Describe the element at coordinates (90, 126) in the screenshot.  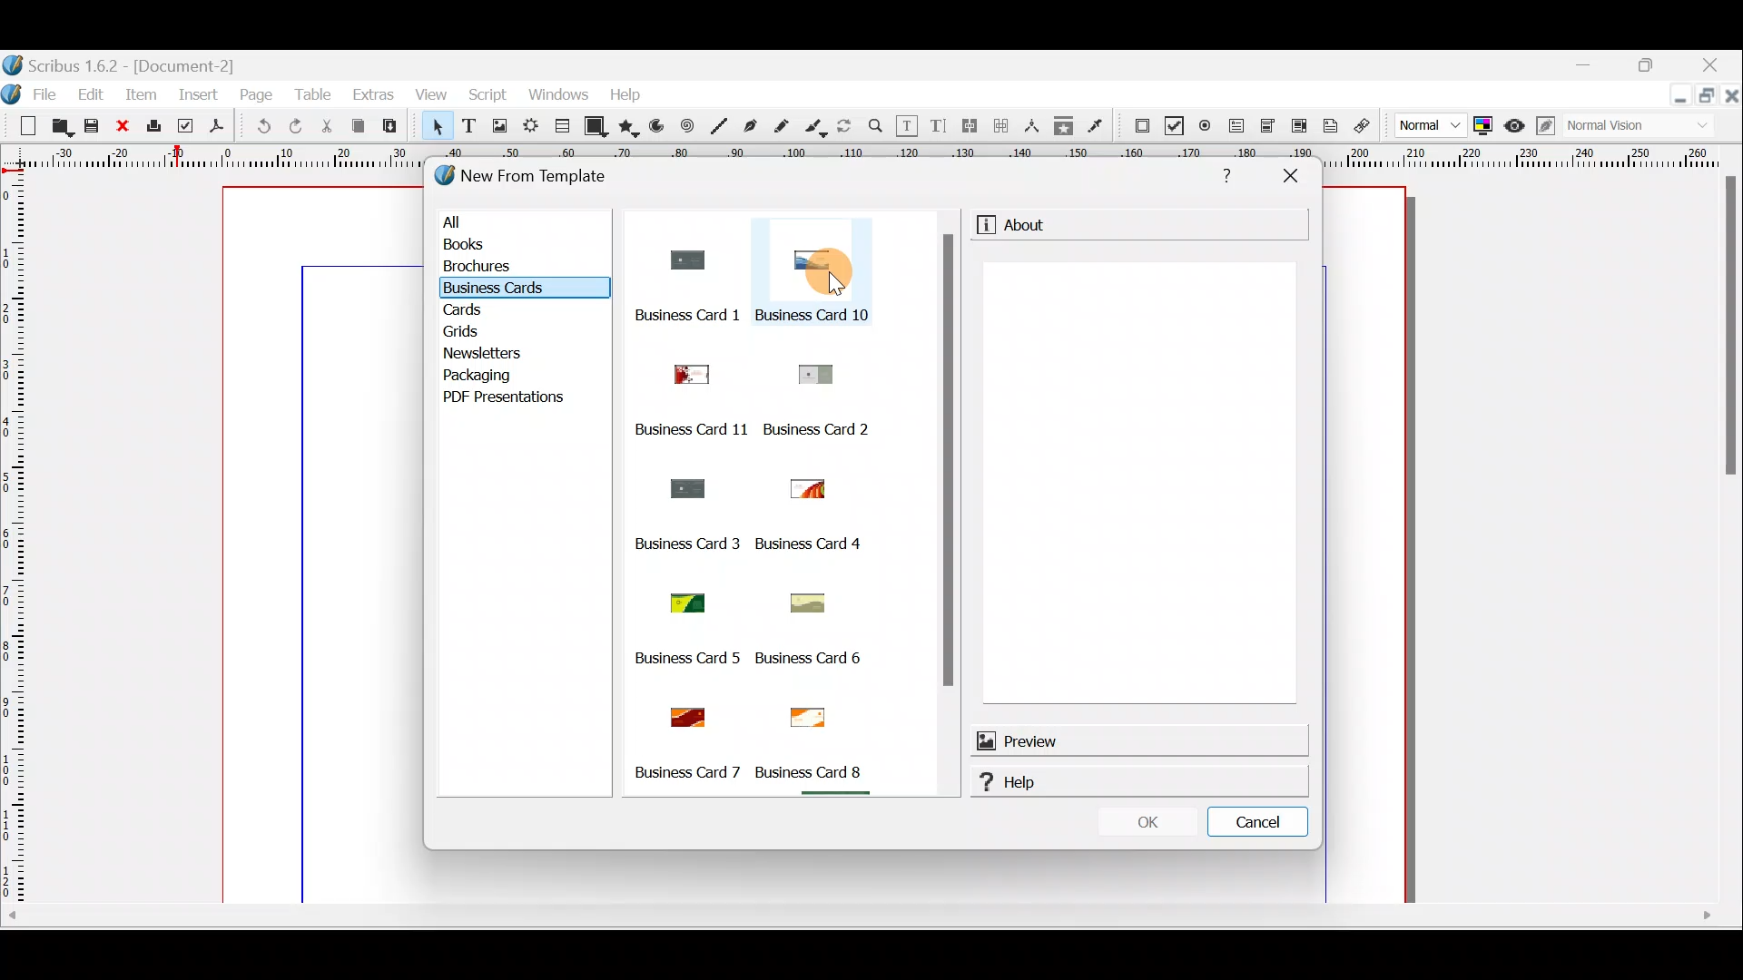
I see `Save` at that location.